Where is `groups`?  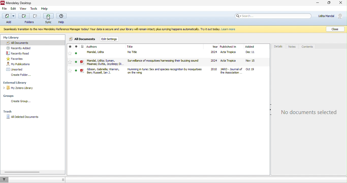 groups is located at coordinates (11, 96).